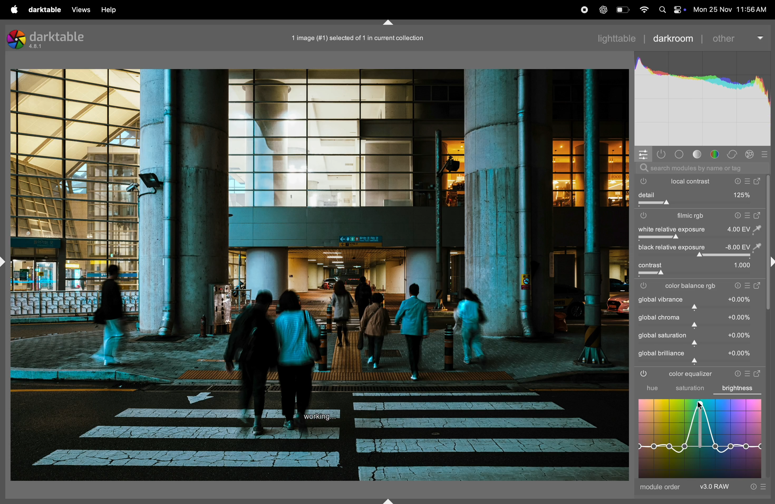  What do you see at coordinates (58, 35) in the screenshot?
I see `darktable` at bounding box center [58, 35].